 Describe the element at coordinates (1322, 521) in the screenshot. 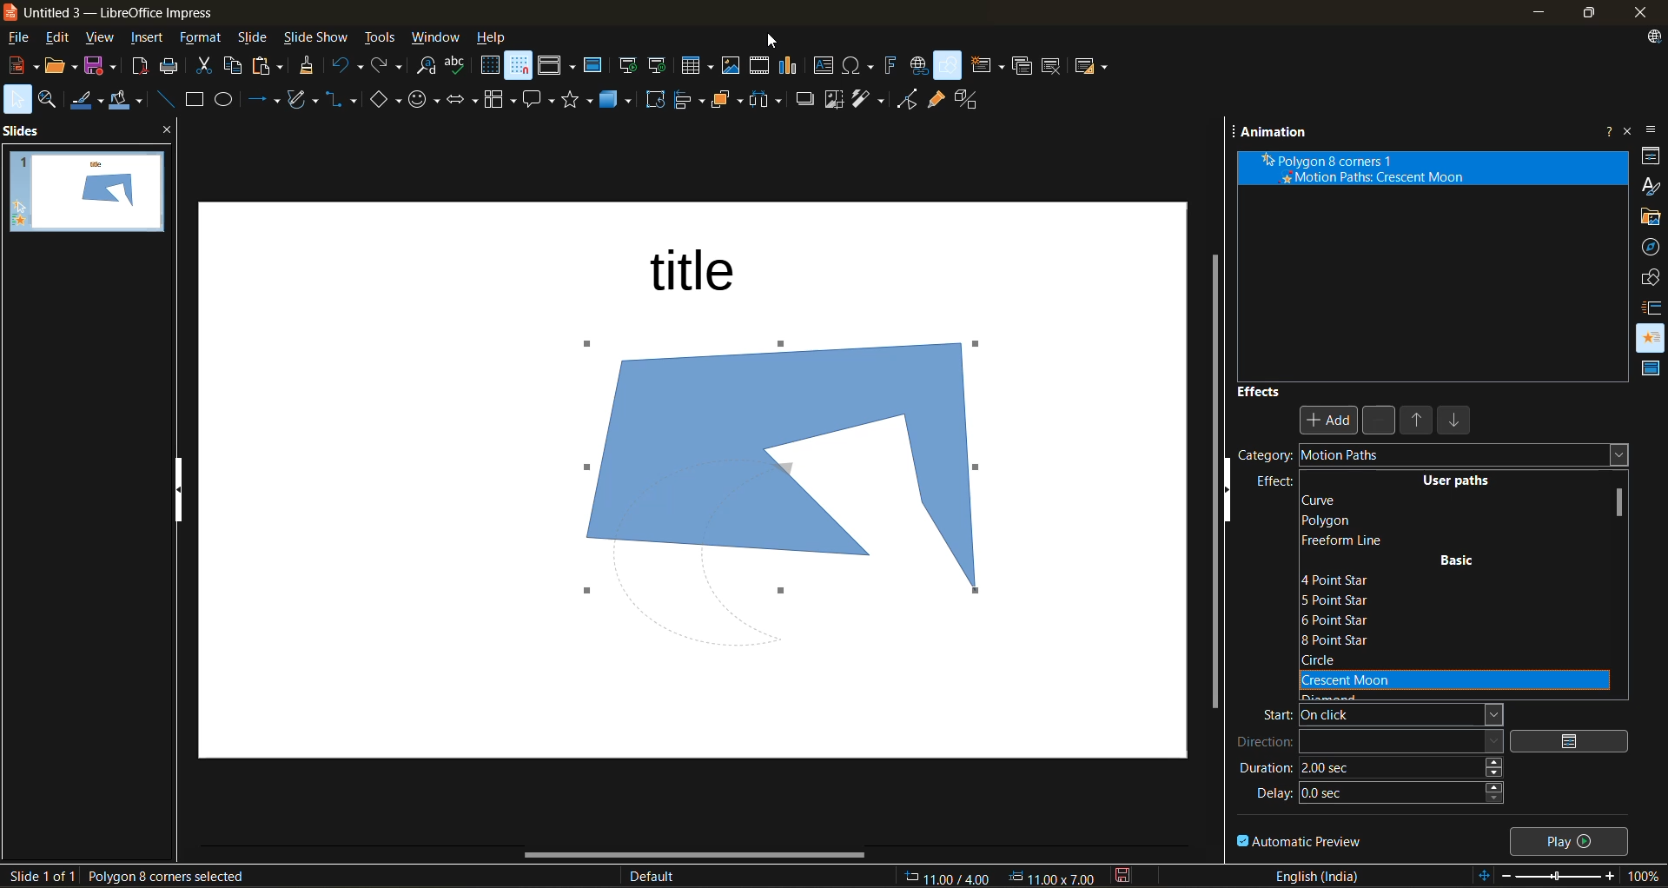

I see `polygon` at that location.